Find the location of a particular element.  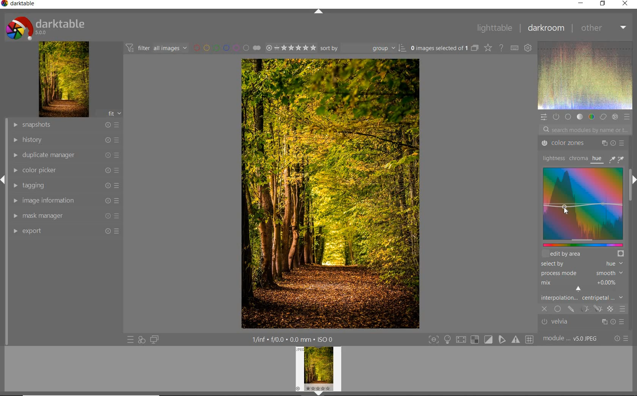

SHOW ONLY ACTIVE MODULE is located at coordinates (556, 116).